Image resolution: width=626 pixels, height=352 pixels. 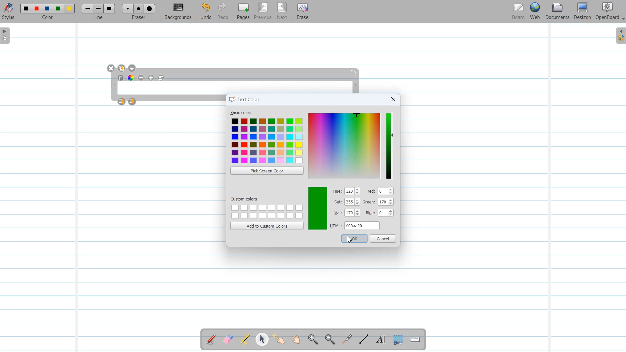 I want to click on Close Window, so click(x=111, y=68).